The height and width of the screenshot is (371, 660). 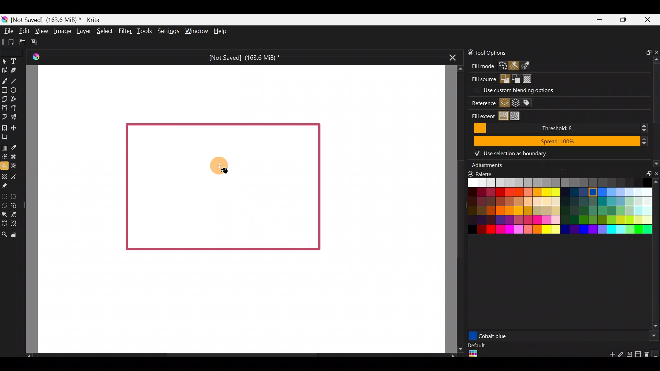 What do you see at coordinates (41, 30) in the screenshot?
I see `View` at bounding box center [41, 30].